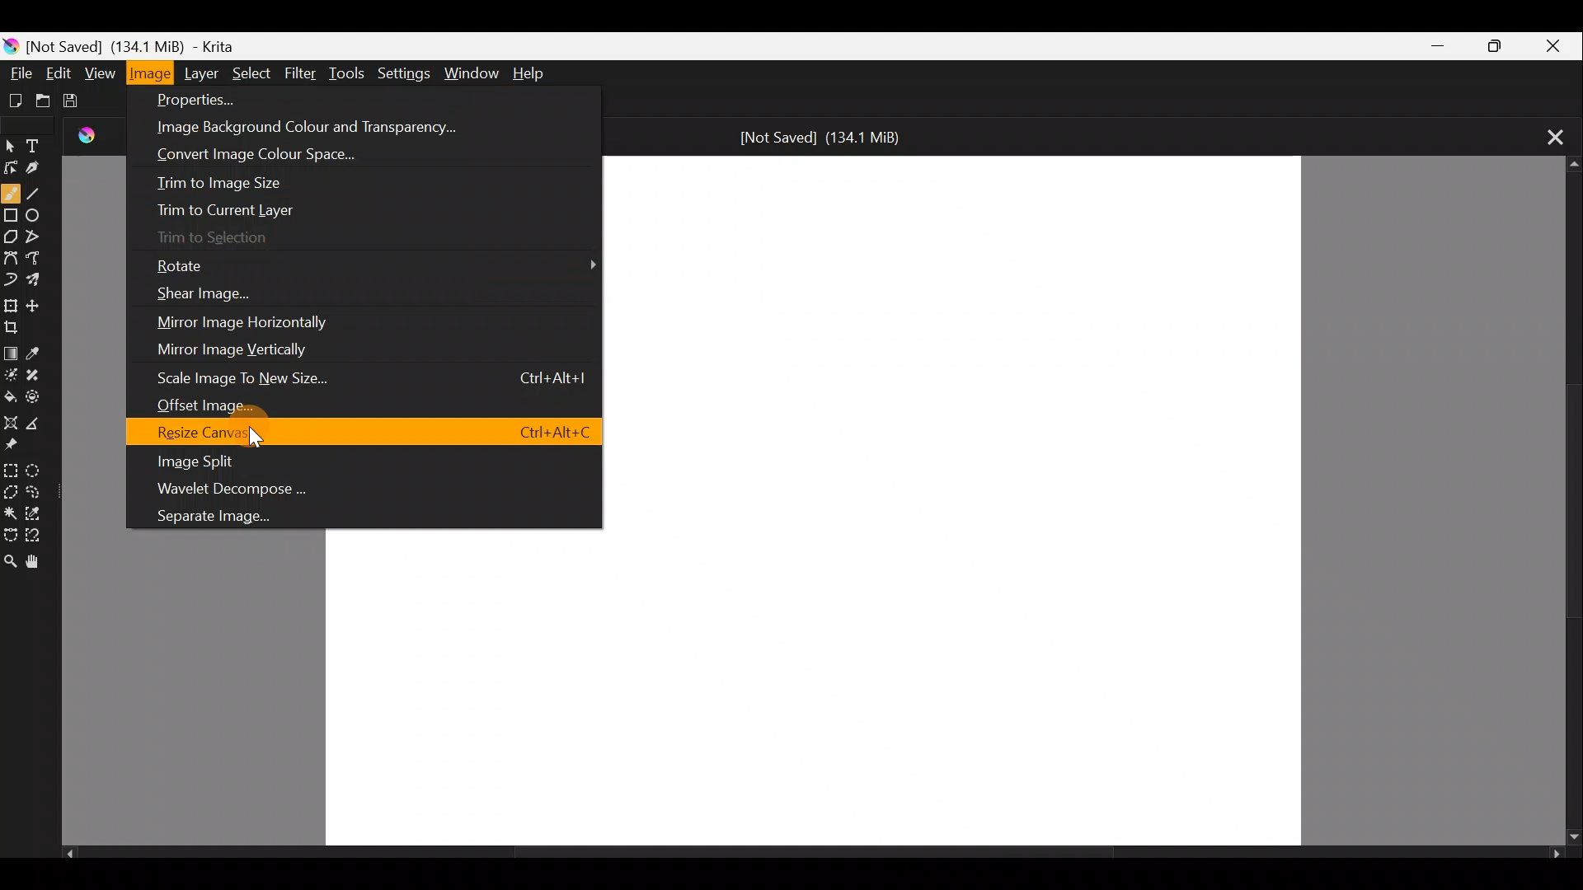  Describe the element at coordinates (13, 372) in the screenshot. I see `Colourise mask tool` at that location.